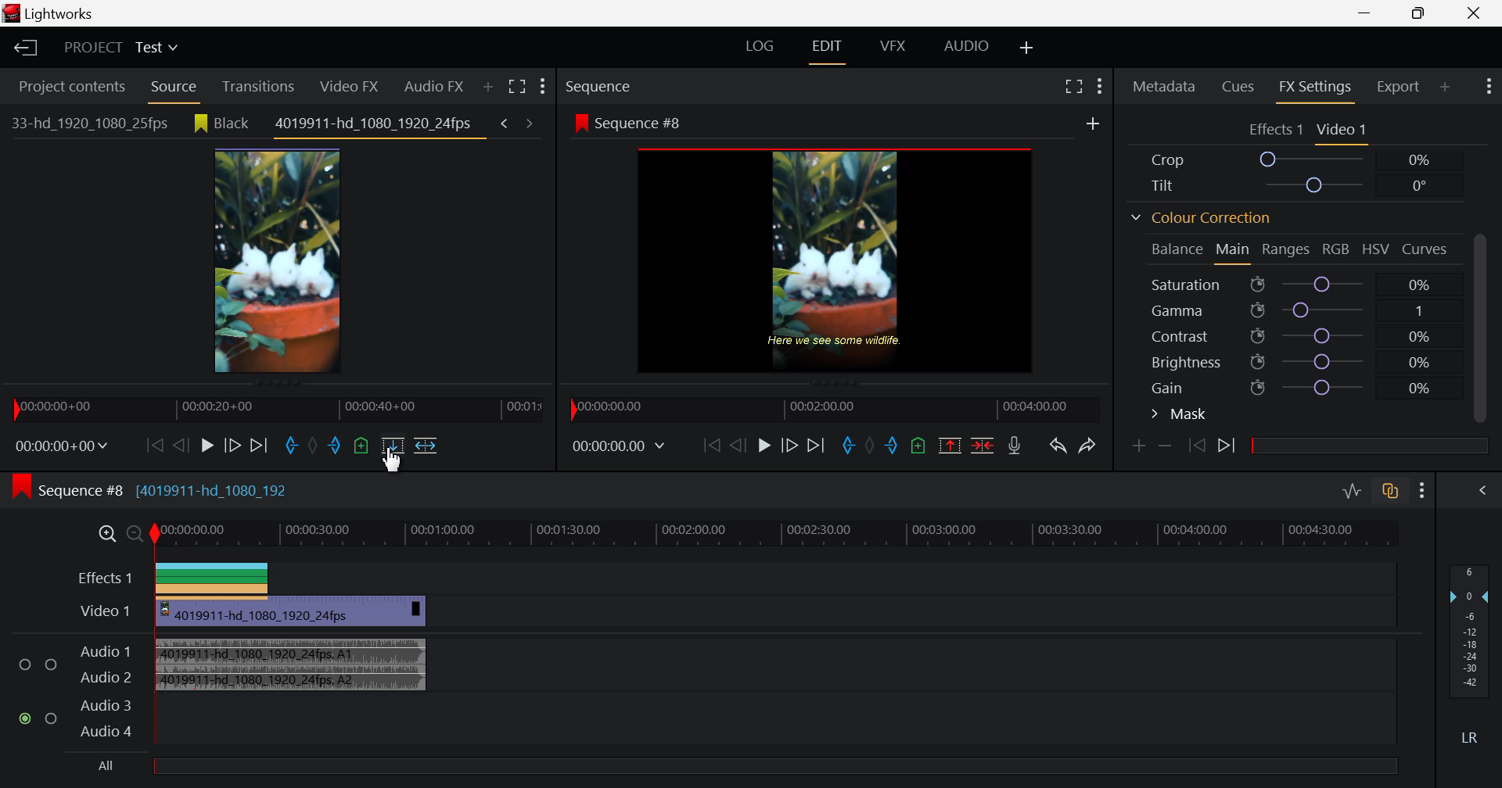 The width and height of the screenshot is (1502, 788). Describe the element at coordinates (393, 460) in the screenshot. I see `Cursor` at that location.